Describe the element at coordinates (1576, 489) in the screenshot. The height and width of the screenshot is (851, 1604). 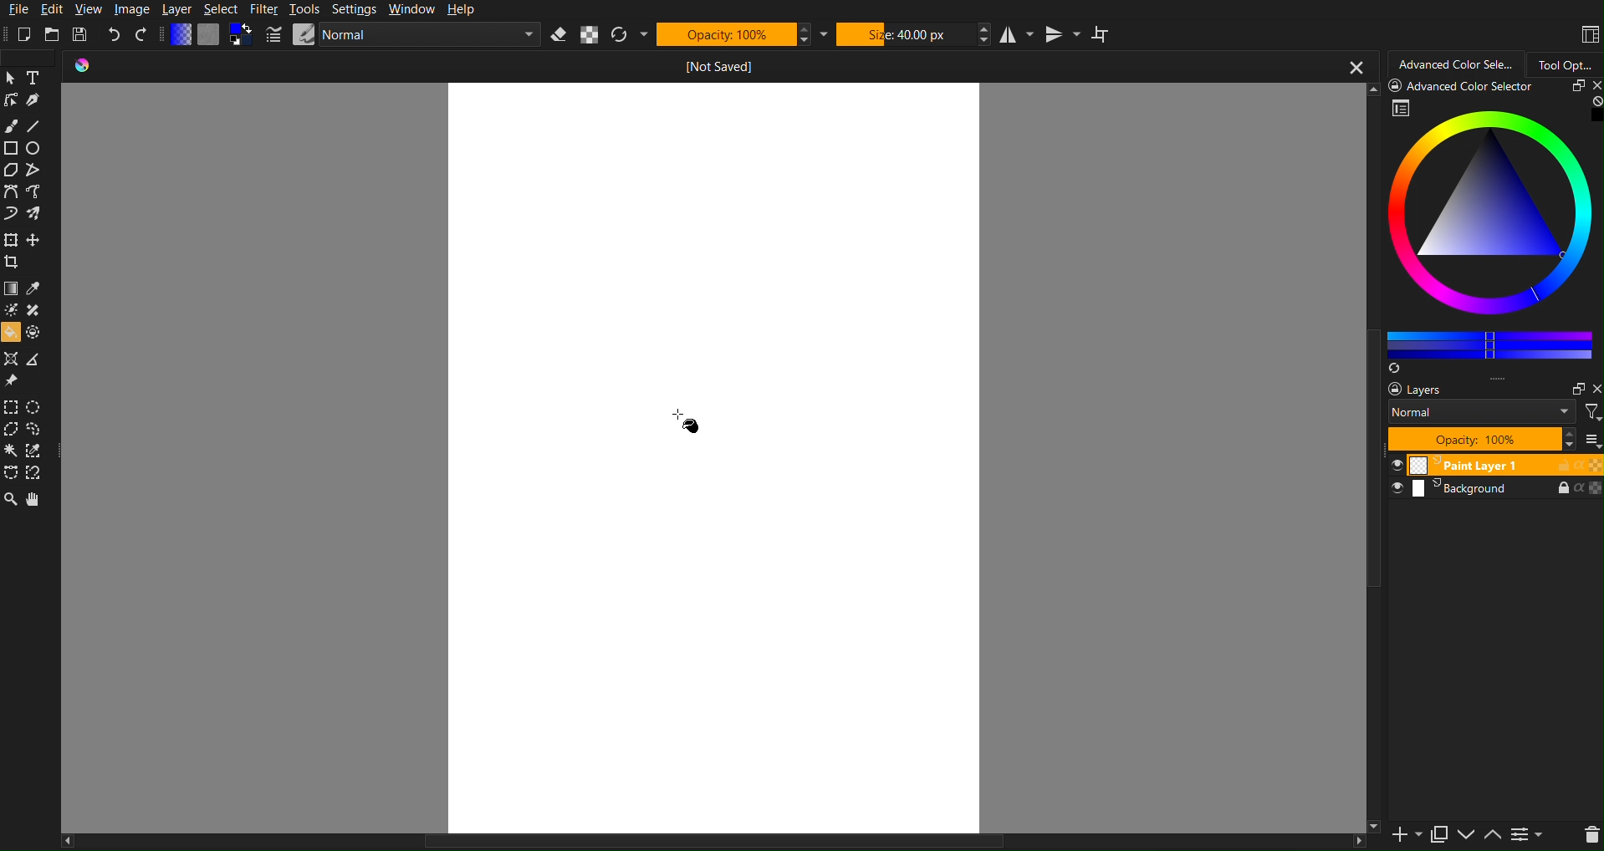
I see `alpha` at that location.